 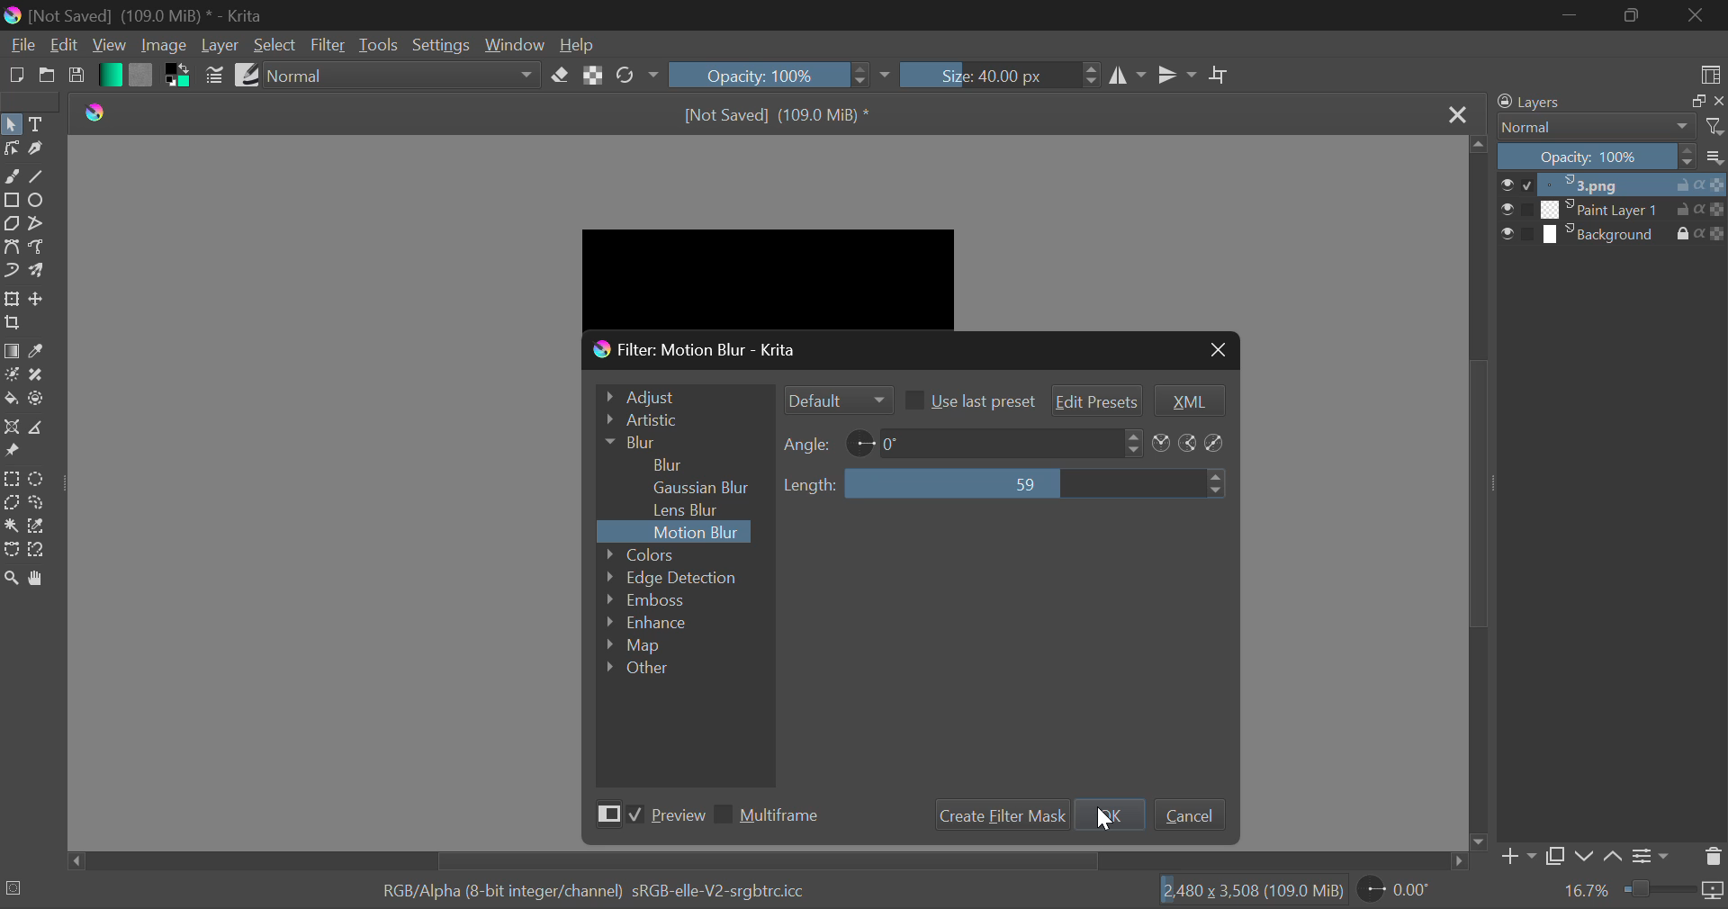 What do you see at coordinates (514, 44) in the screenshot?
I see `Window` at bounding box center [514, 44].